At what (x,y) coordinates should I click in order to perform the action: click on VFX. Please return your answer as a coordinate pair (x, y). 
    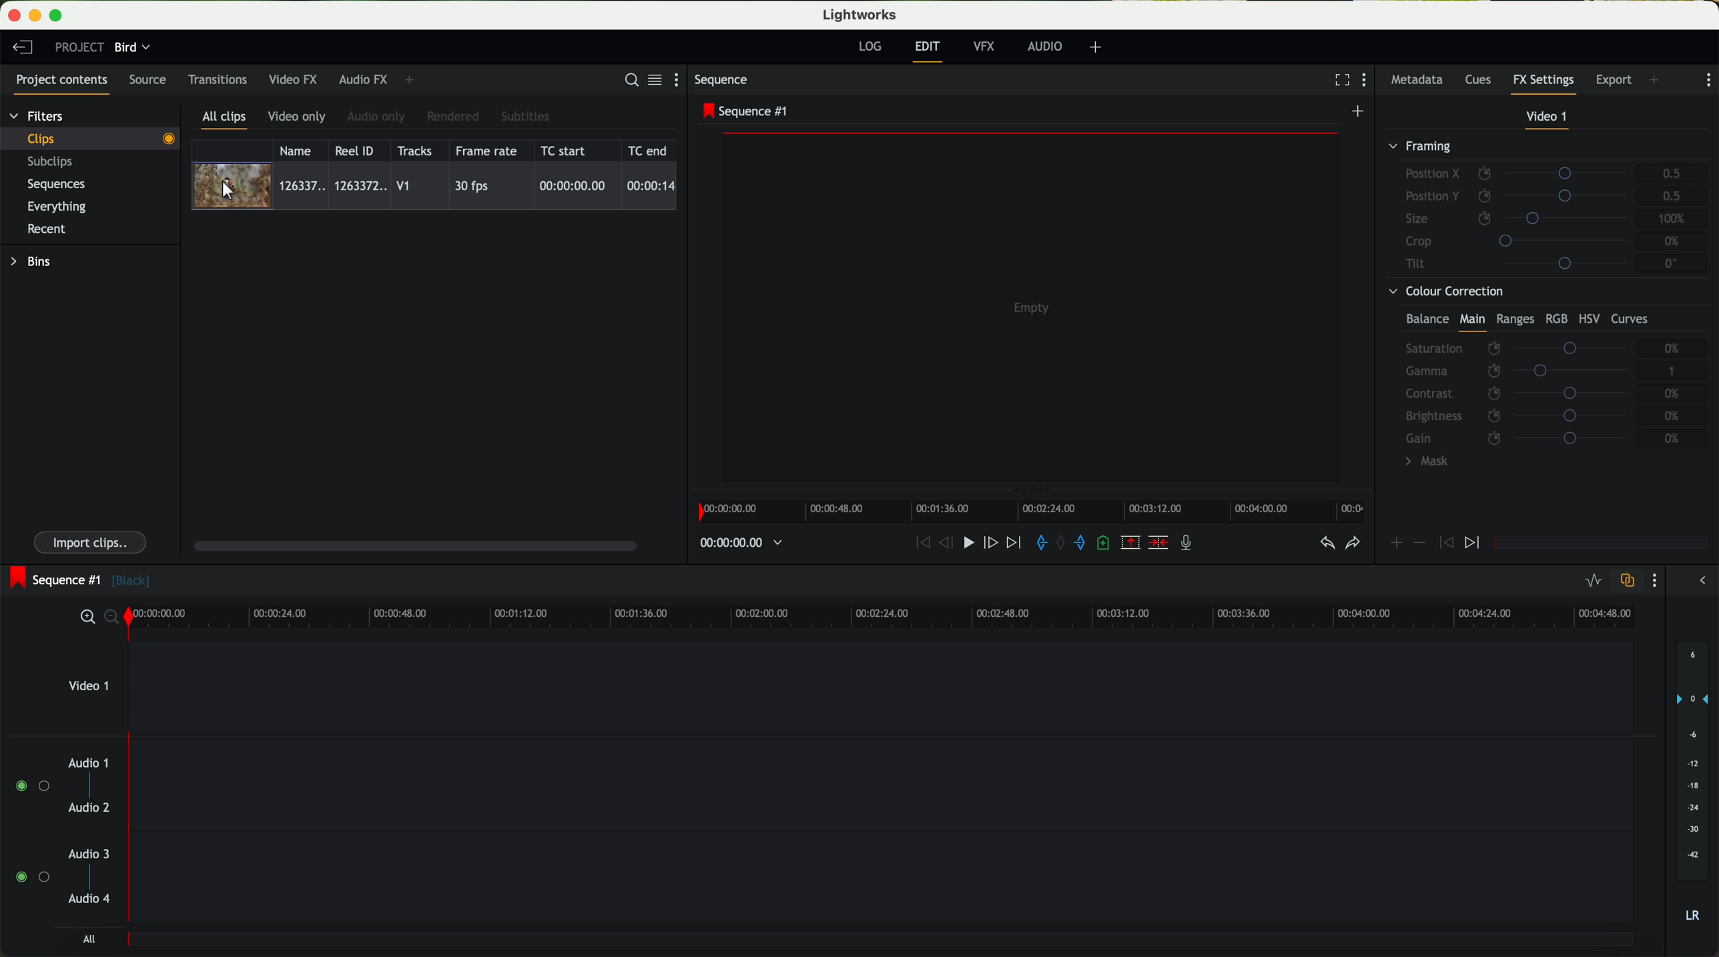
    Looking at the image, I should click on (987, 47).